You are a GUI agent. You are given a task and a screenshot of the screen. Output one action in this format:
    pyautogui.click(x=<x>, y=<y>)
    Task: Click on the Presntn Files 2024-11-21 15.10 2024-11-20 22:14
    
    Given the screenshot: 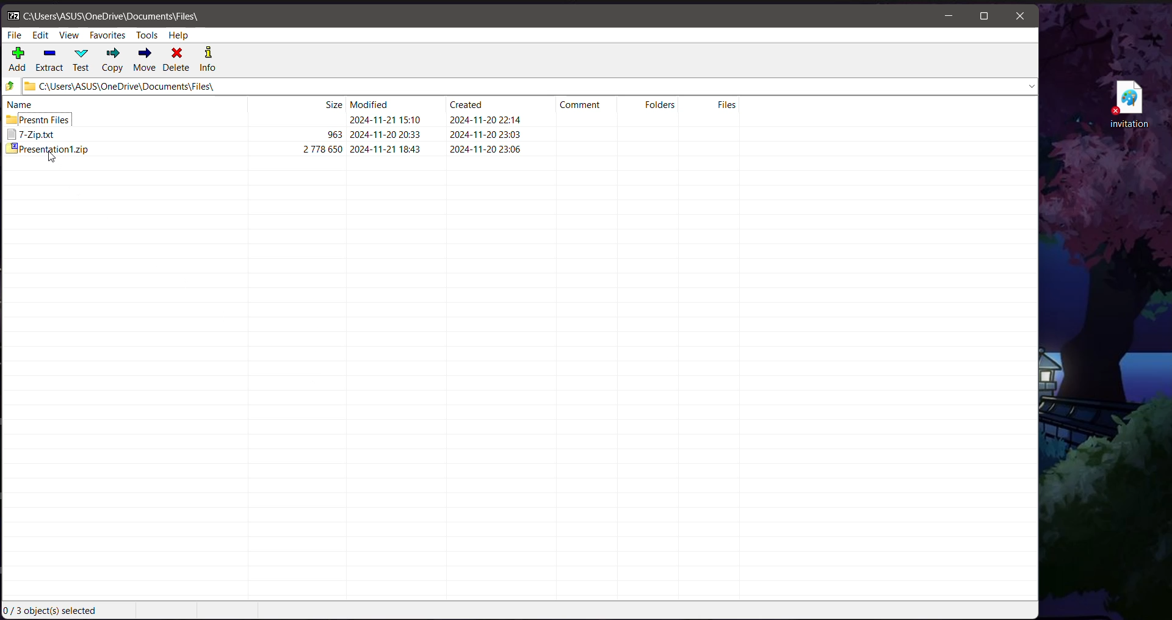 What is the action you would take?
    pyautogui.click(x=262, y=120)
    